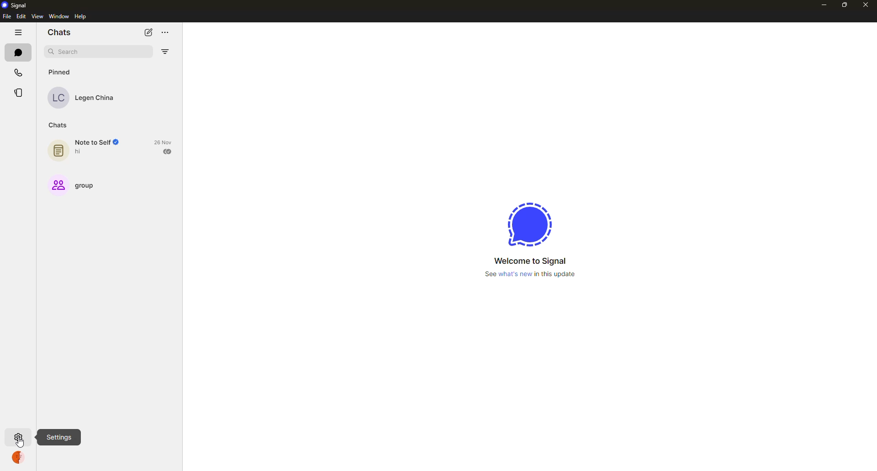 The image size is (877, 471). Describe the element at coordinates (866, 5) in the screenshot. I see `close` at that location.